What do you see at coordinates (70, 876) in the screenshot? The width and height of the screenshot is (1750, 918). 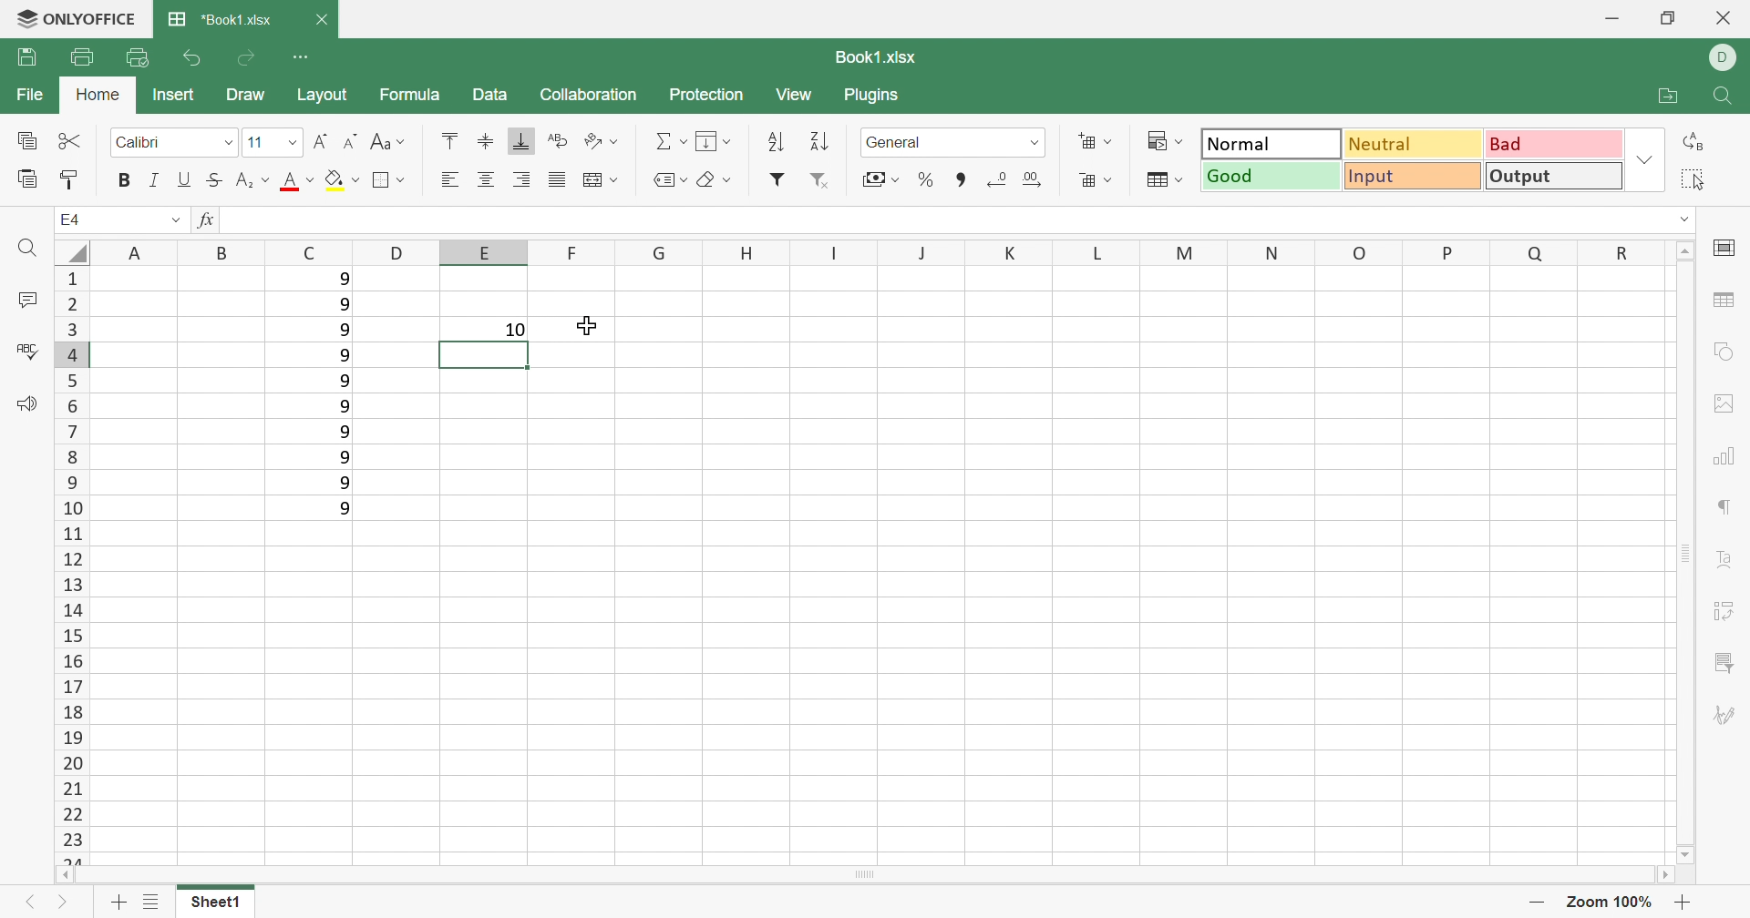 I see `Scroll Left` at bounding box center [70, 876].